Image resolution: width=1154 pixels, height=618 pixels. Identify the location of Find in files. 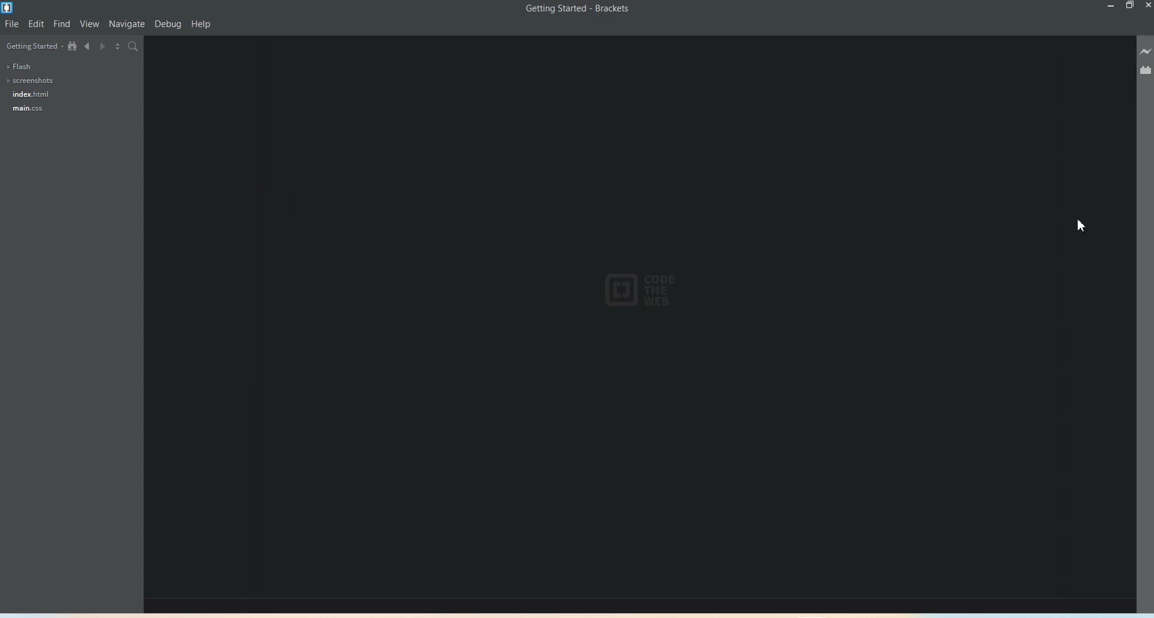
(133, 47).